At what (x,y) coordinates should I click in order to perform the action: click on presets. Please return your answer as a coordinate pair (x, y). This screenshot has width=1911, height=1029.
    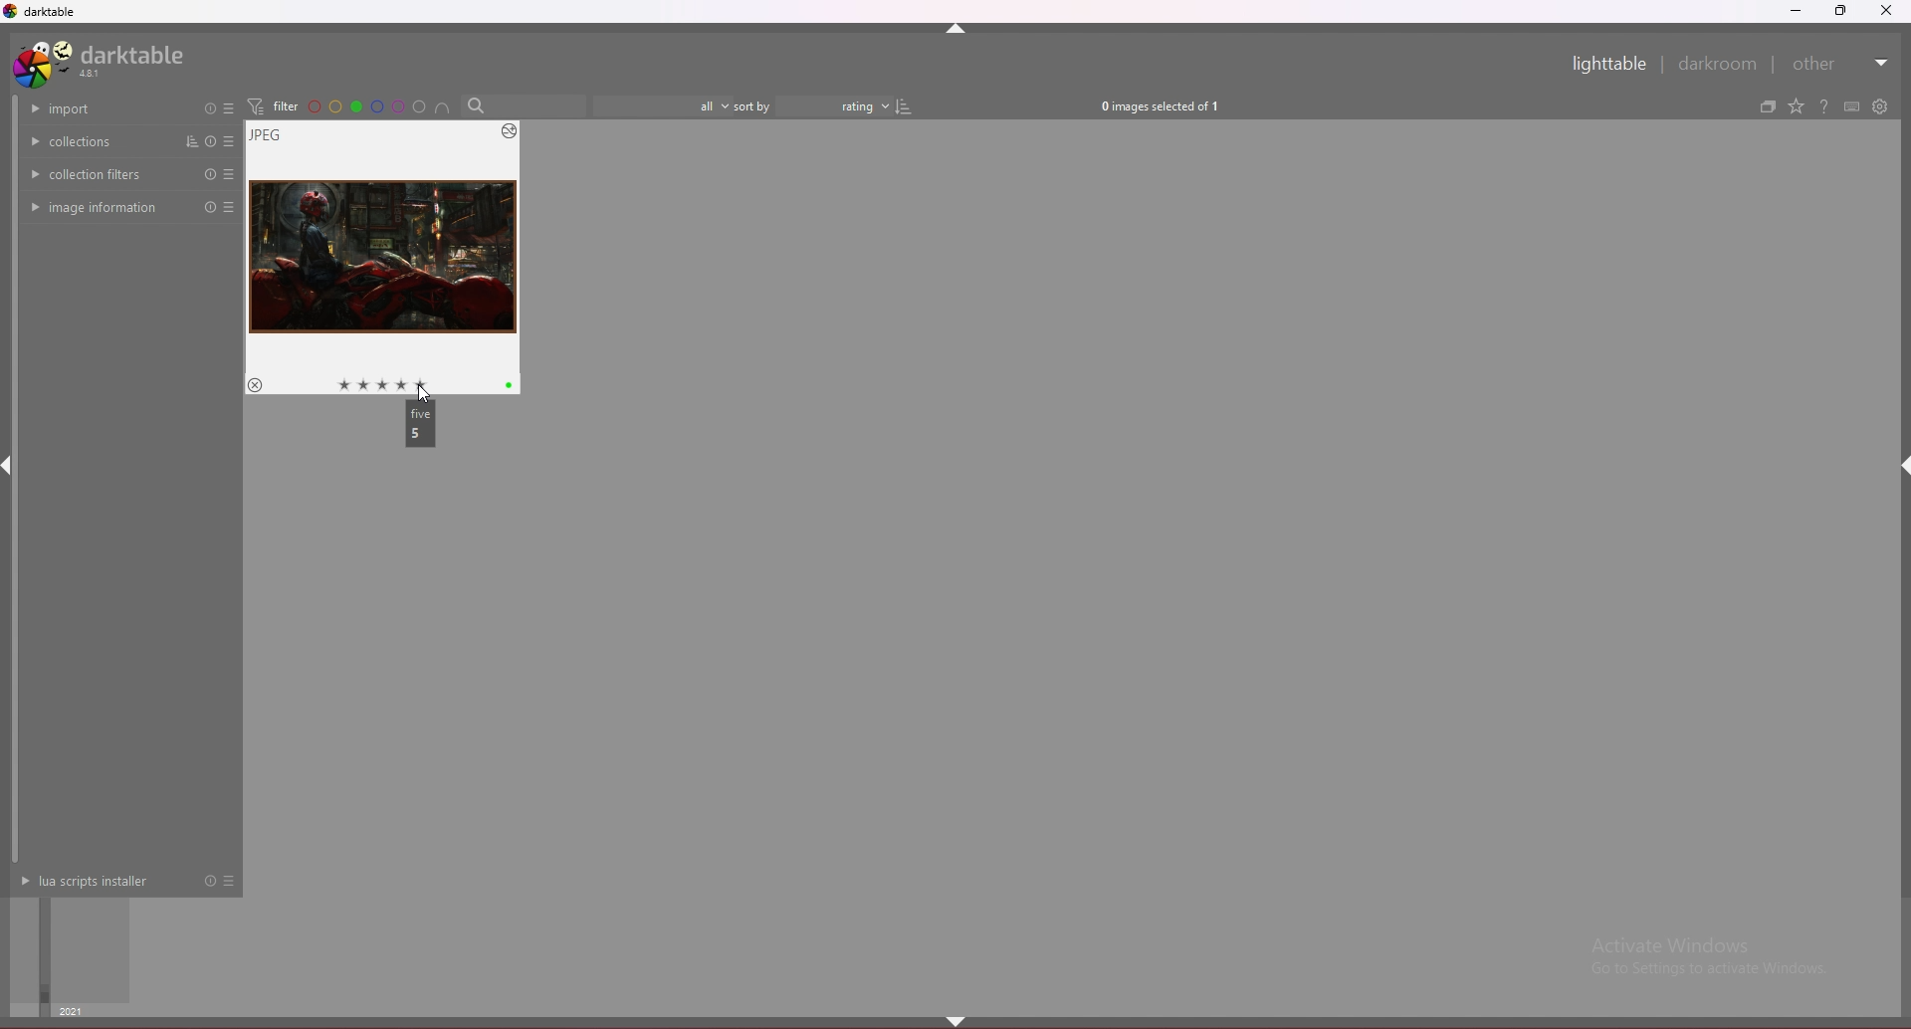
    Looking at the image, I should click on (229, 107).